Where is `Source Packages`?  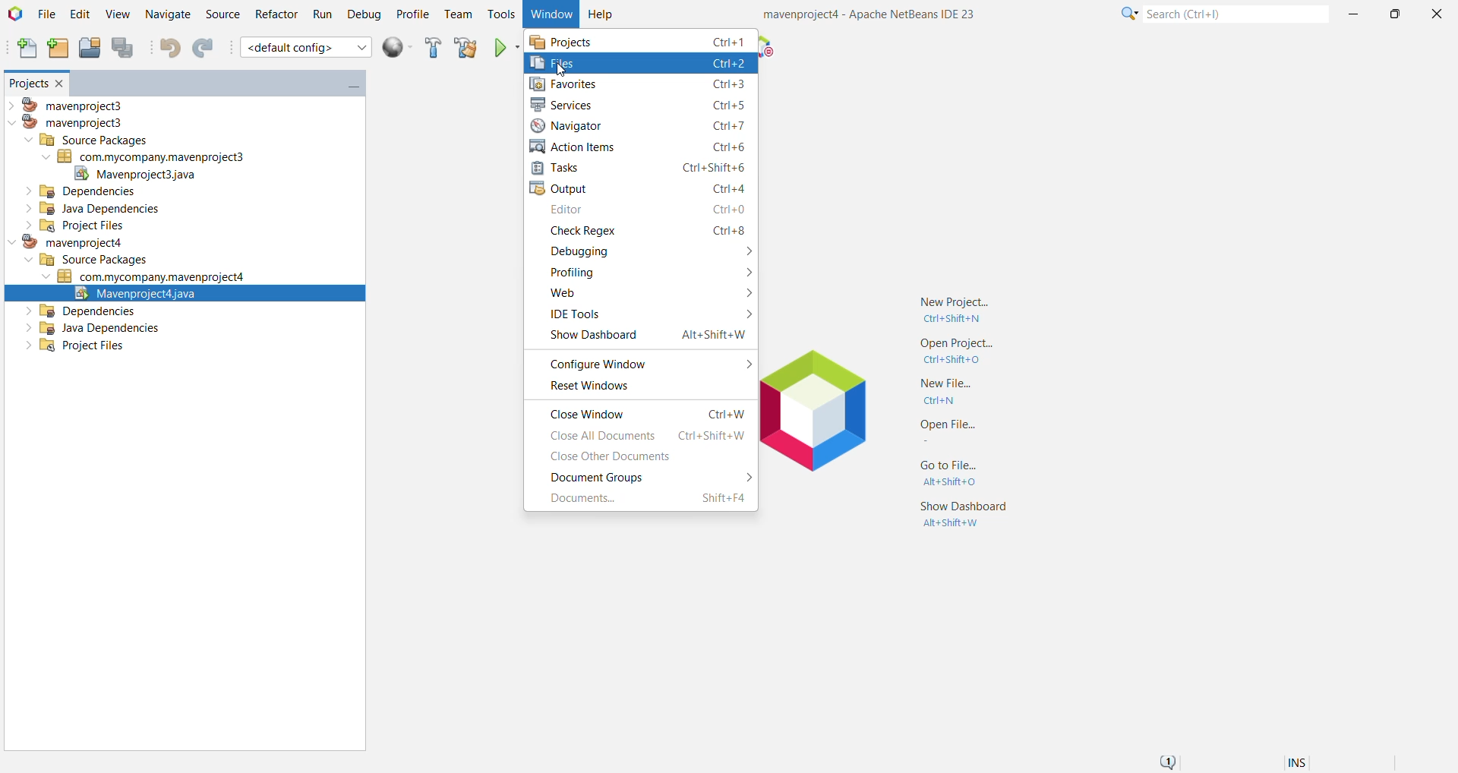
Source Packages is located at coordinates (88, 260).